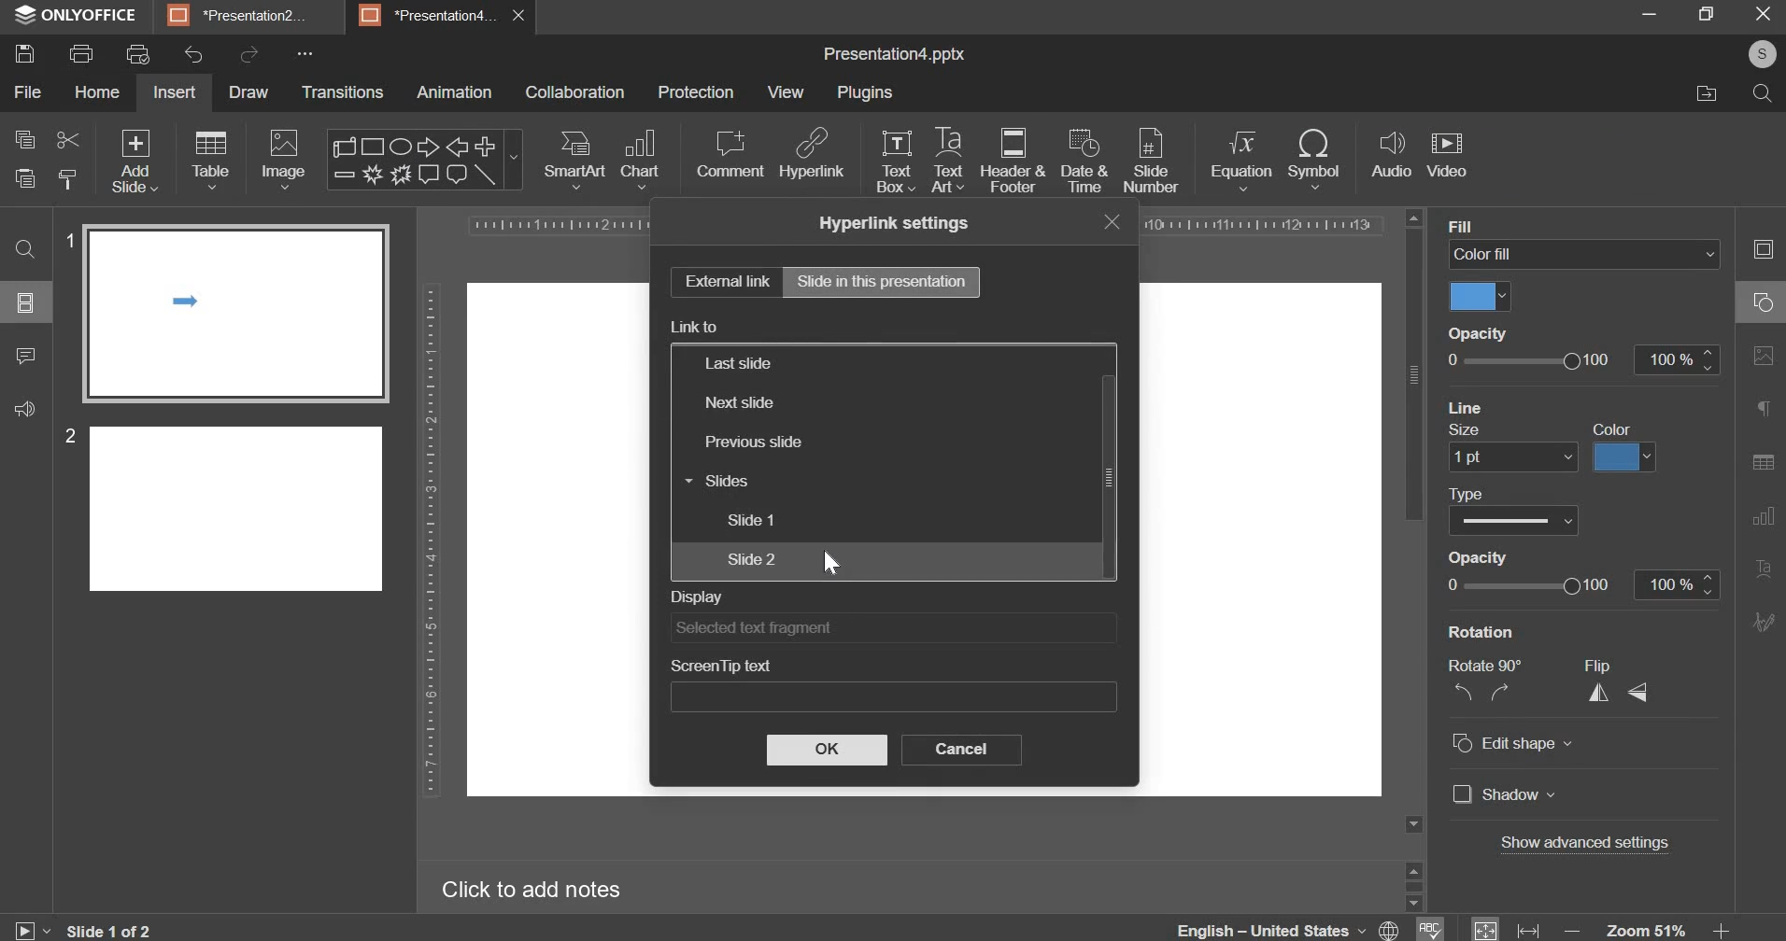 Image resolution: width=1786 pixels, height=941 pixels. Describe the element at coordinates (1584, 358) in the screenshot. I see `opacity` at that location.